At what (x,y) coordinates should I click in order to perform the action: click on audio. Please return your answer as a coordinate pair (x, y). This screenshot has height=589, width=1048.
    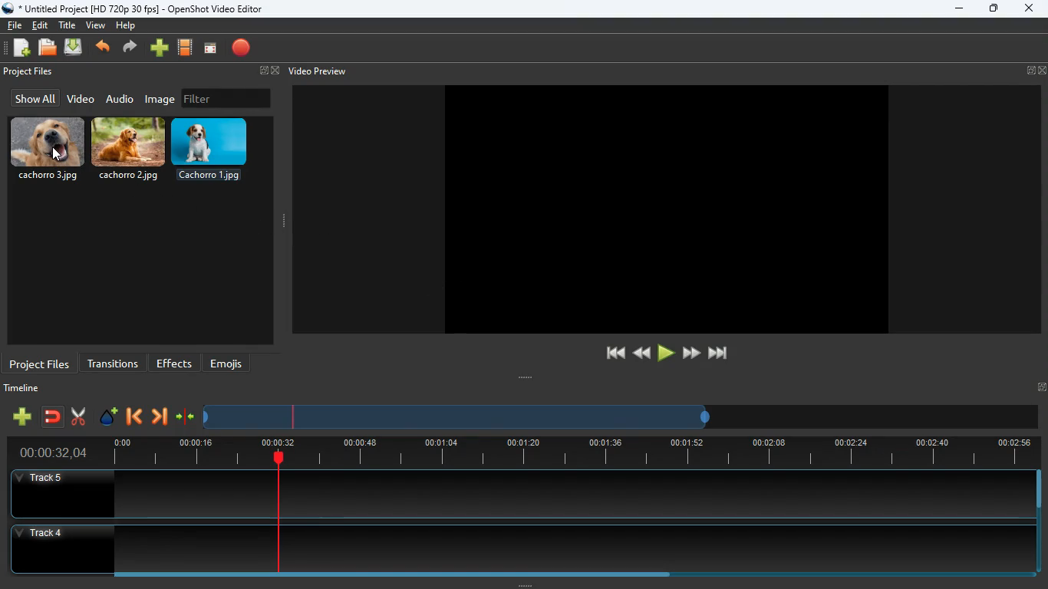
    Looking at the image, I should click on (120, 98).